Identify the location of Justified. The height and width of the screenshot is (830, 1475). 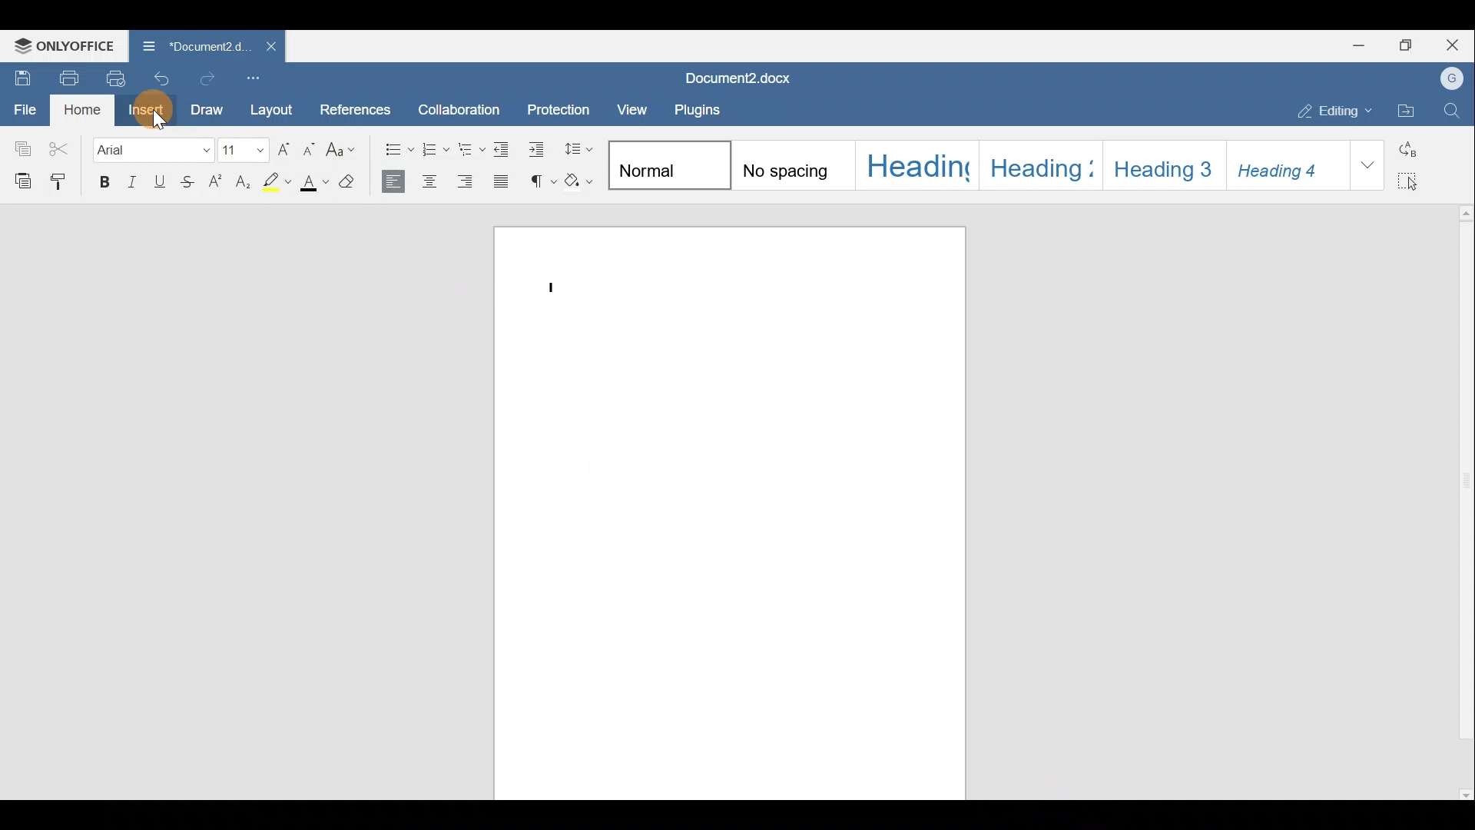
(502, 181).